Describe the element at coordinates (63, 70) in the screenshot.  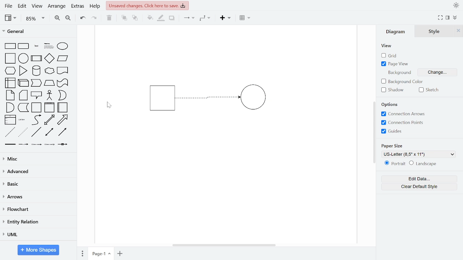
I see `document` at that location.